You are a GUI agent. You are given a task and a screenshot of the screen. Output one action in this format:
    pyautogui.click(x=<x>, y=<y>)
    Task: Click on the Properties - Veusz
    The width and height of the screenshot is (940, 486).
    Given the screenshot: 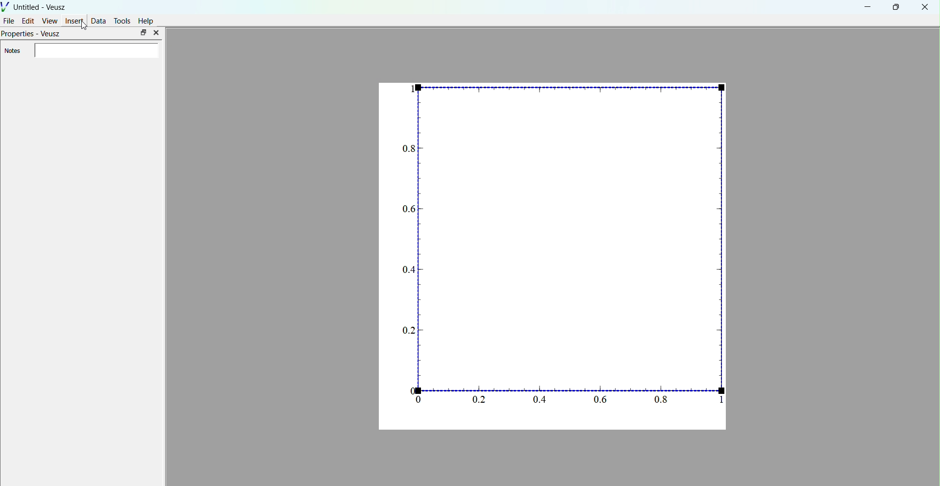 What is the action you would take?
    pyautogui.click(x=32, y=35)
    